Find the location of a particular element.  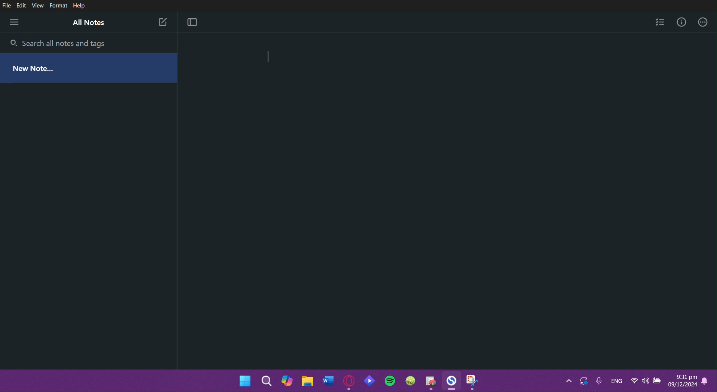

Checklist is located at coordinates (659, 22).